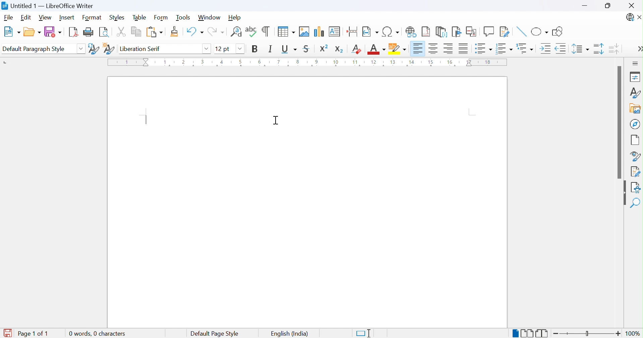 Image resolution: width=643 pixels, height=338 pixels. I want to click on Insert page break, so click(353, 30).